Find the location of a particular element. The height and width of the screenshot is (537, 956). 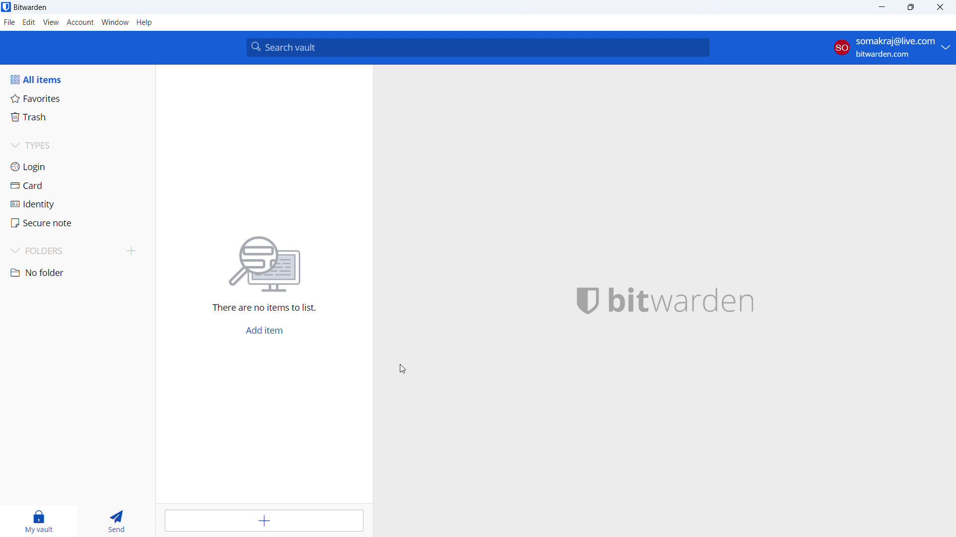

add folders is located at coordinates (130, 251).